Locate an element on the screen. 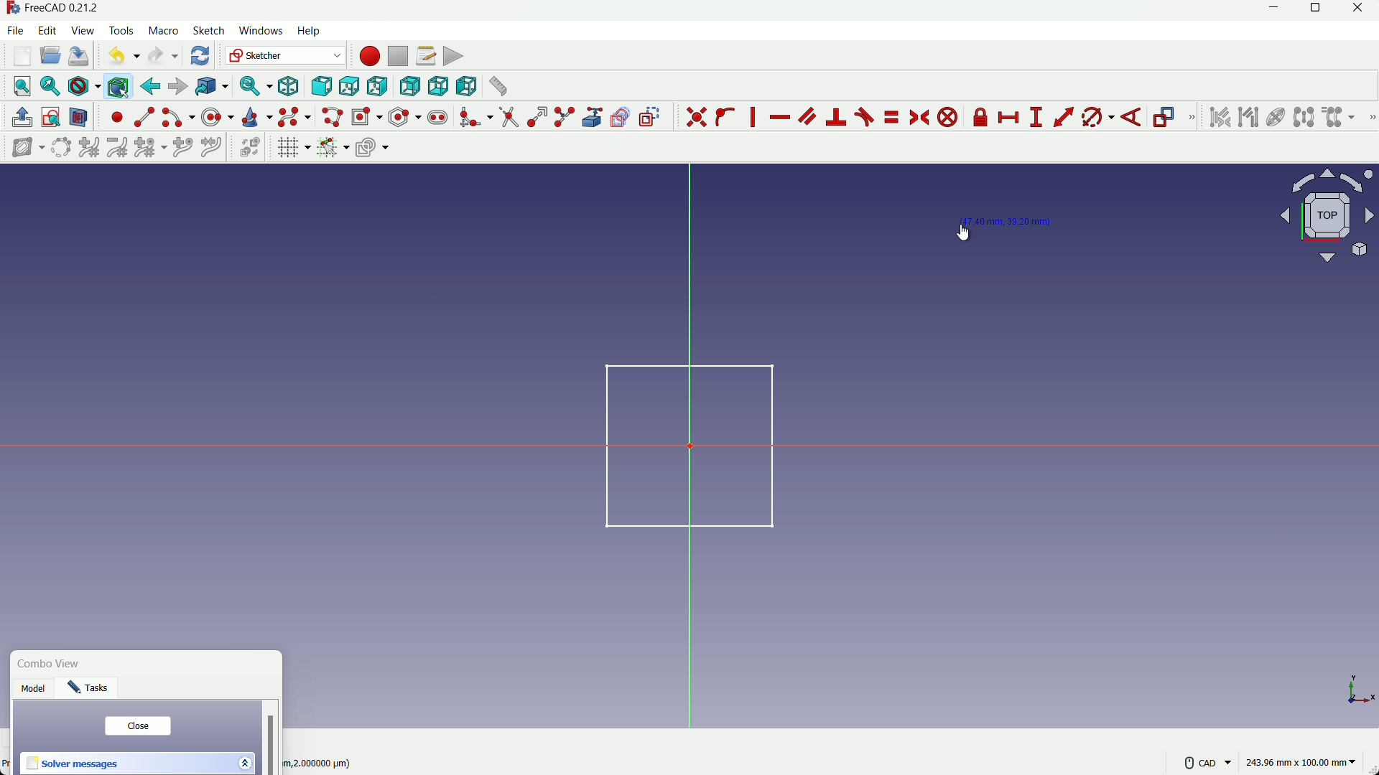 The image size is (1379, 775). open file is located at coordinates (48, 57).